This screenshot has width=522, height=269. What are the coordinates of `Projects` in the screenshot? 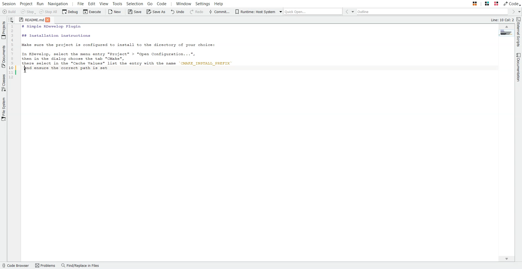 It's located at (4, 30).